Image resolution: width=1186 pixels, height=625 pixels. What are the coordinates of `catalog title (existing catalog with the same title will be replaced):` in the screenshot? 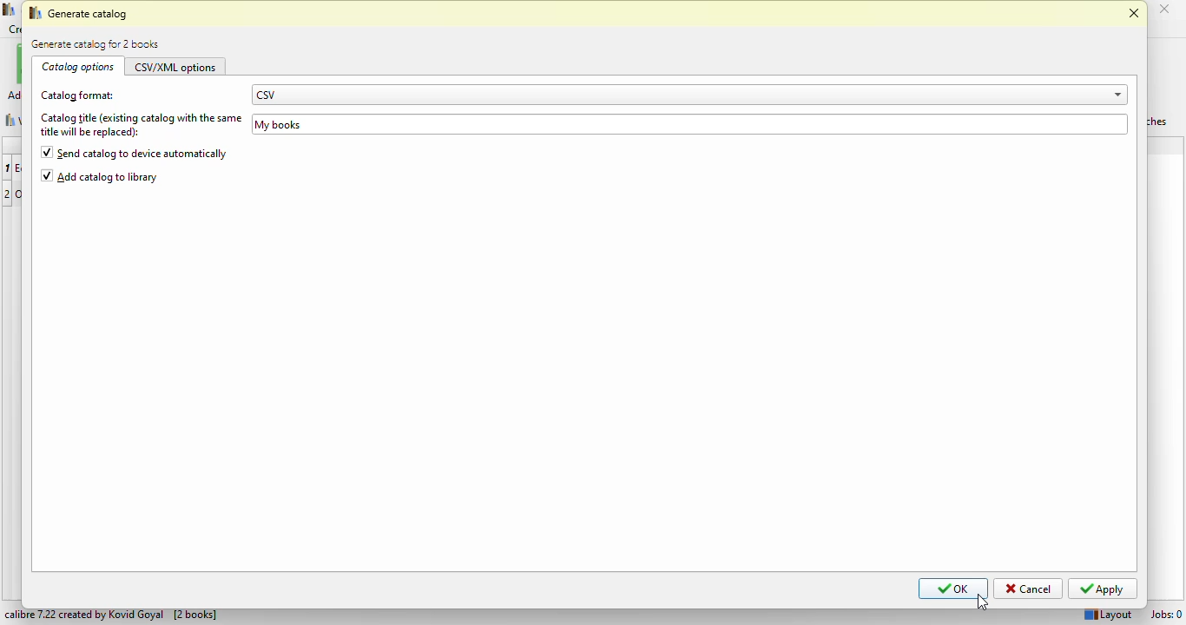 It's located at (142, 124).